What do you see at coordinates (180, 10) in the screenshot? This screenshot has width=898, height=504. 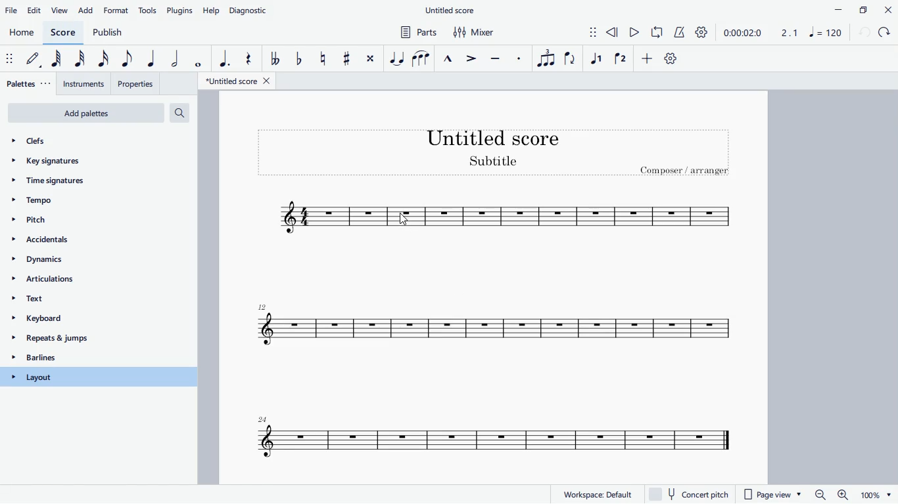 I see `plugins` at bounding box center [180, 10].